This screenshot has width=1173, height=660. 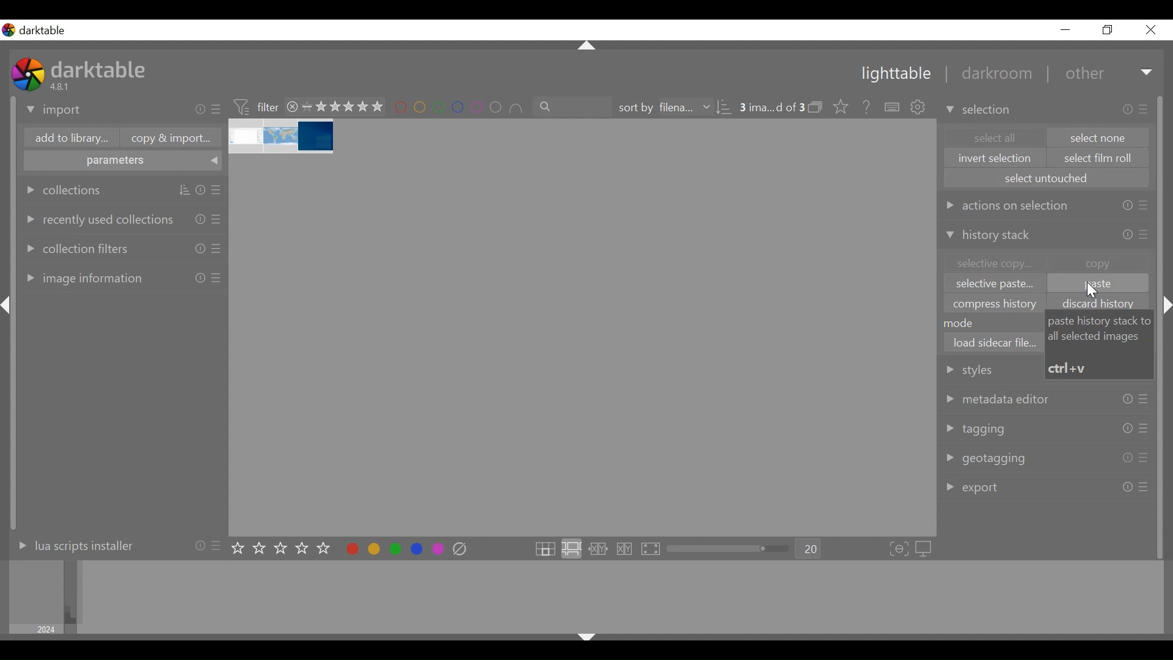 I want to click on mode, so click(x=965, y=323).